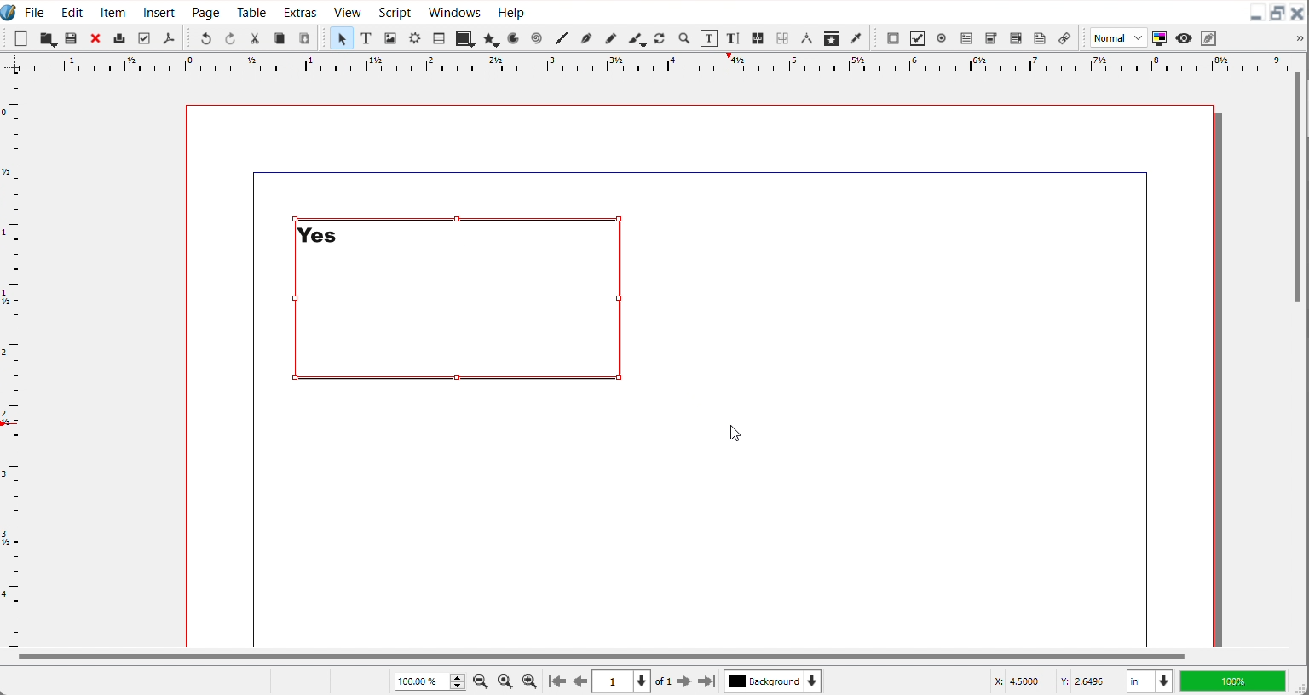 This screenshot has height=695, width=1309. What do you see at coordinates (205, 11) in the screenshot?
I see `Page` at bounding box center [205, 11].